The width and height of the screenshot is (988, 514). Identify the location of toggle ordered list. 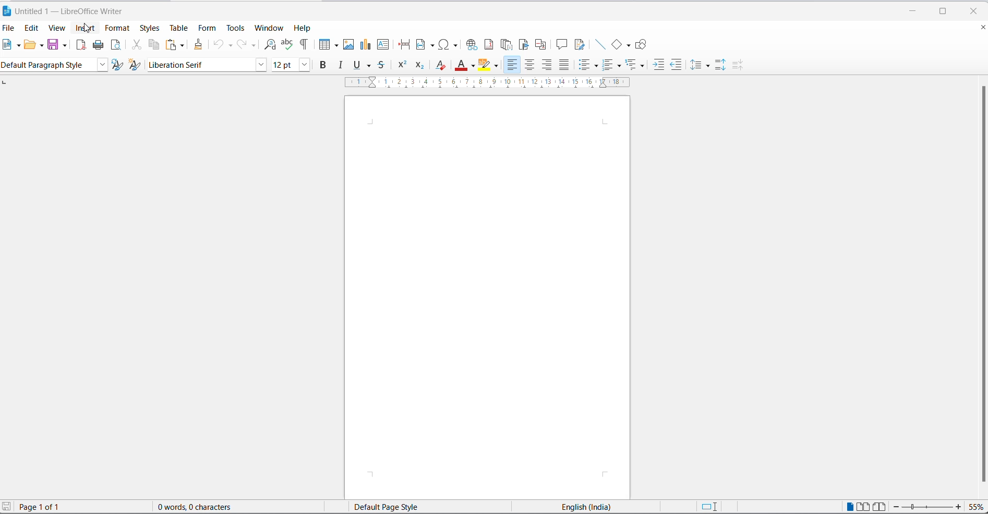
(610, 65).